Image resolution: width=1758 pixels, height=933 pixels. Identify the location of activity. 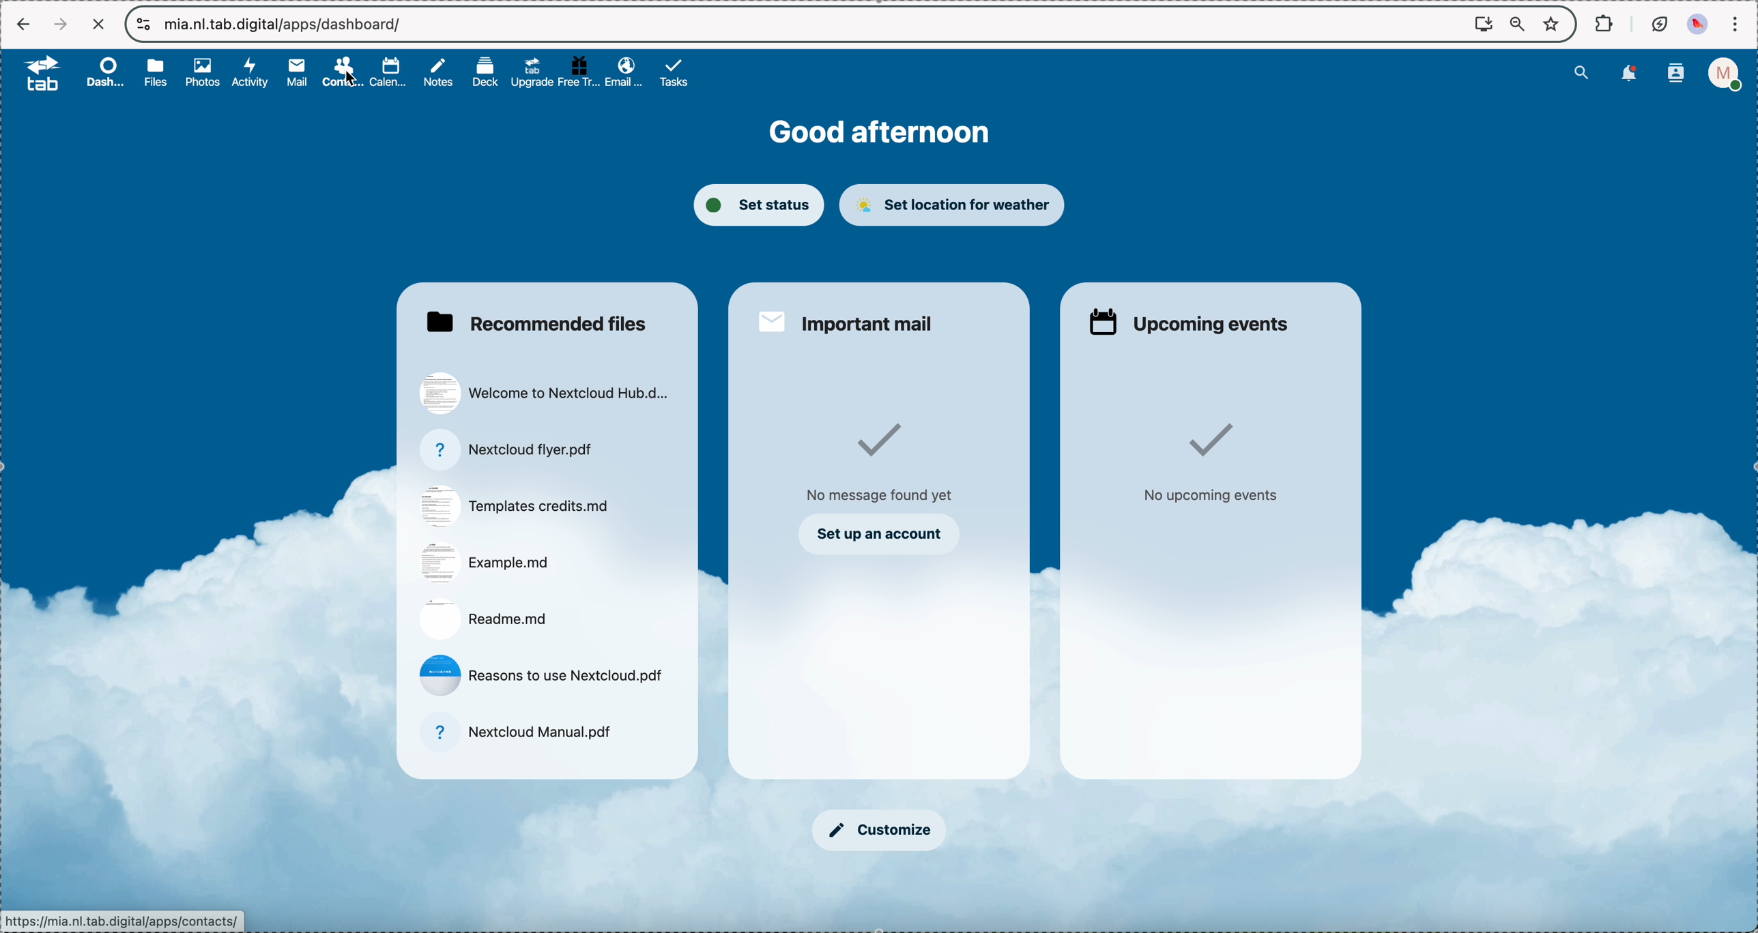
(254, 73).